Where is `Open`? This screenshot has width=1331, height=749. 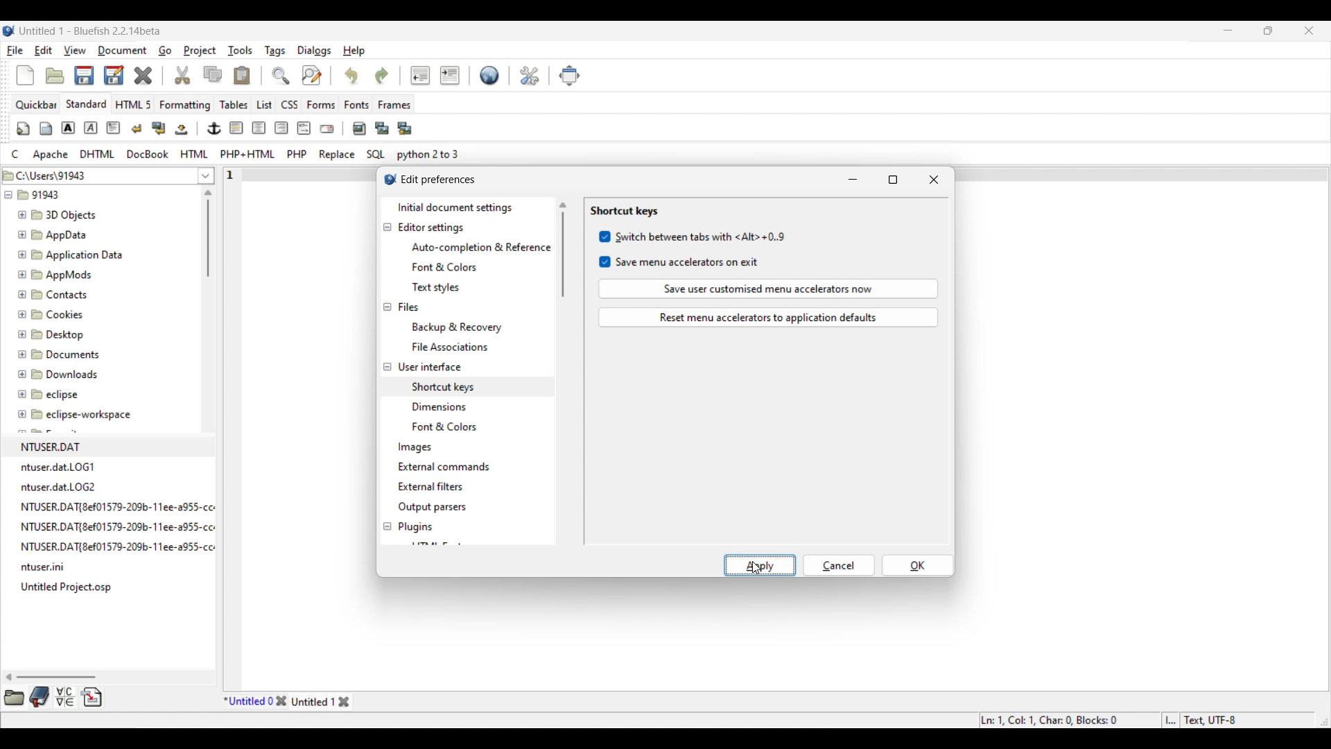
Open is located at coordinates (55, 76).